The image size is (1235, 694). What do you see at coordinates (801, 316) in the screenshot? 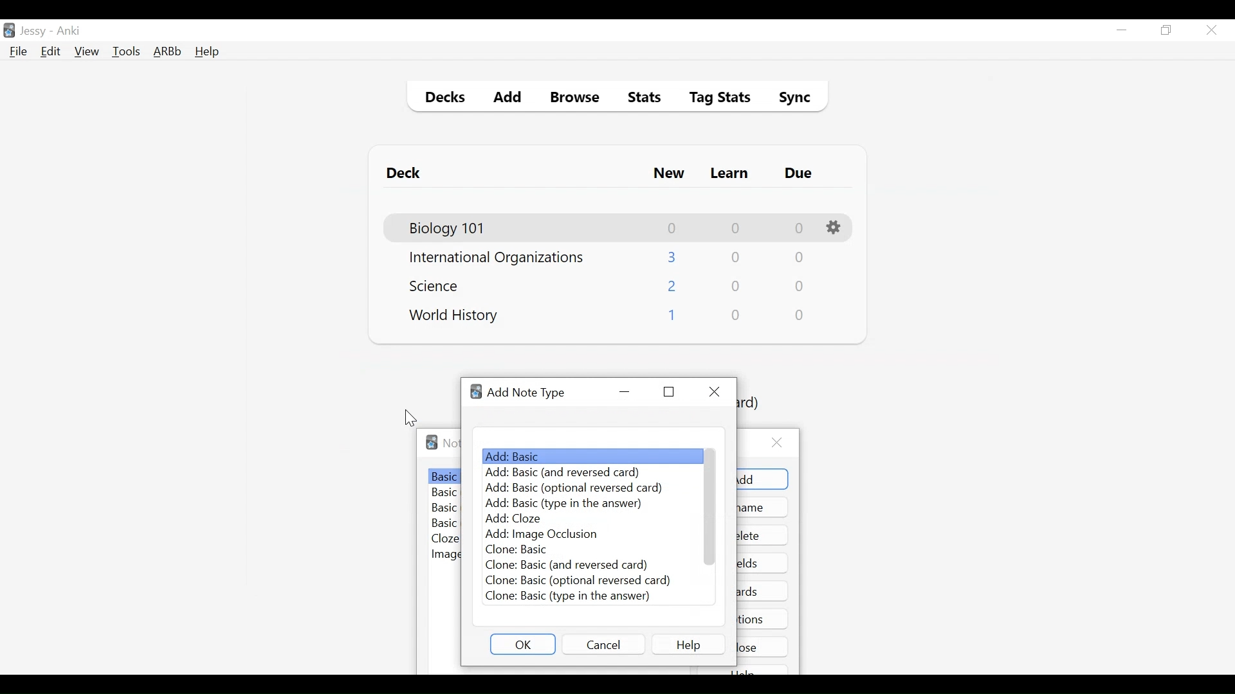
I see `Due Card Count` at bounding box center [801, 316].